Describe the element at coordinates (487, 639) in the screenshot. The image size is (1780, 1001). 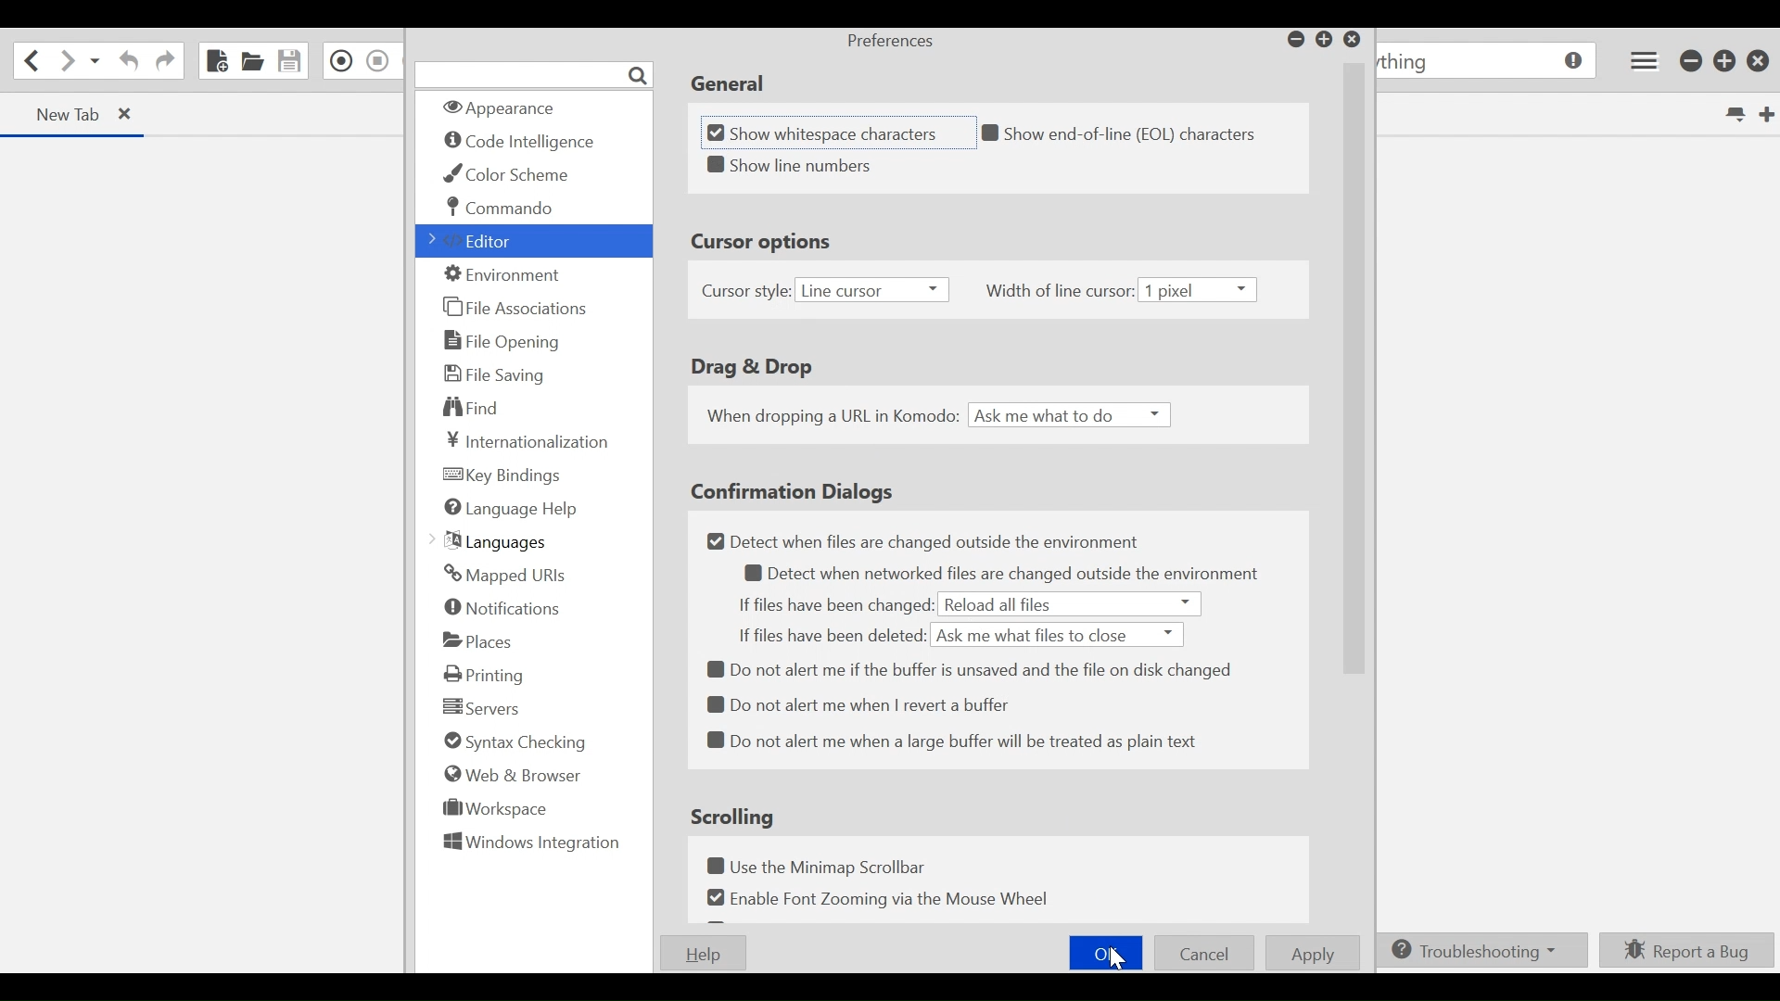
I see `Places` at that location.